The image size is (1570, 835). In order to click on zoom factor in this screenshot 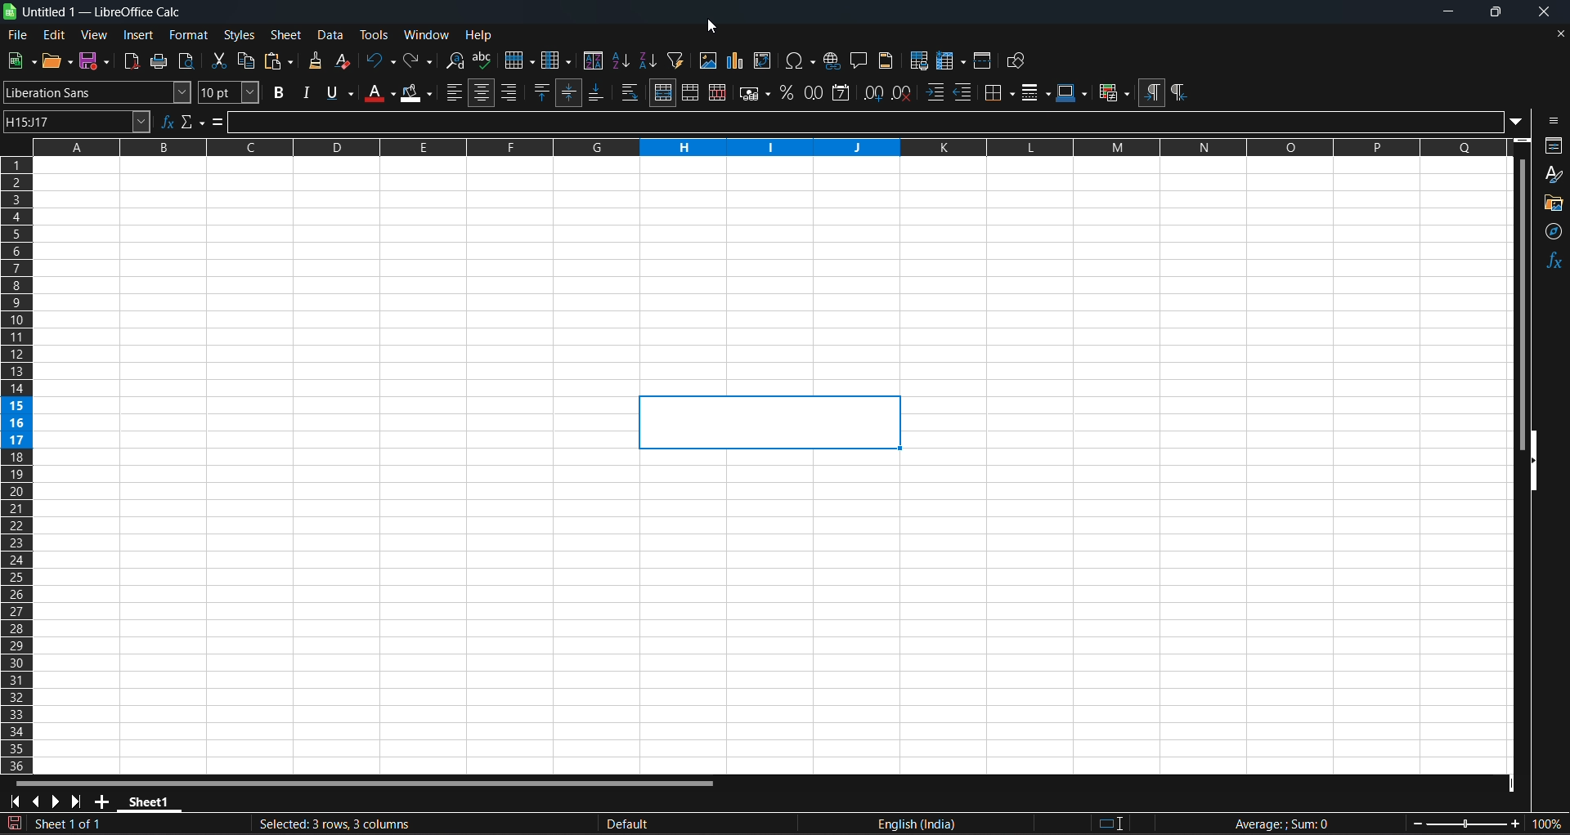, I will do `click(1486, 825)`.